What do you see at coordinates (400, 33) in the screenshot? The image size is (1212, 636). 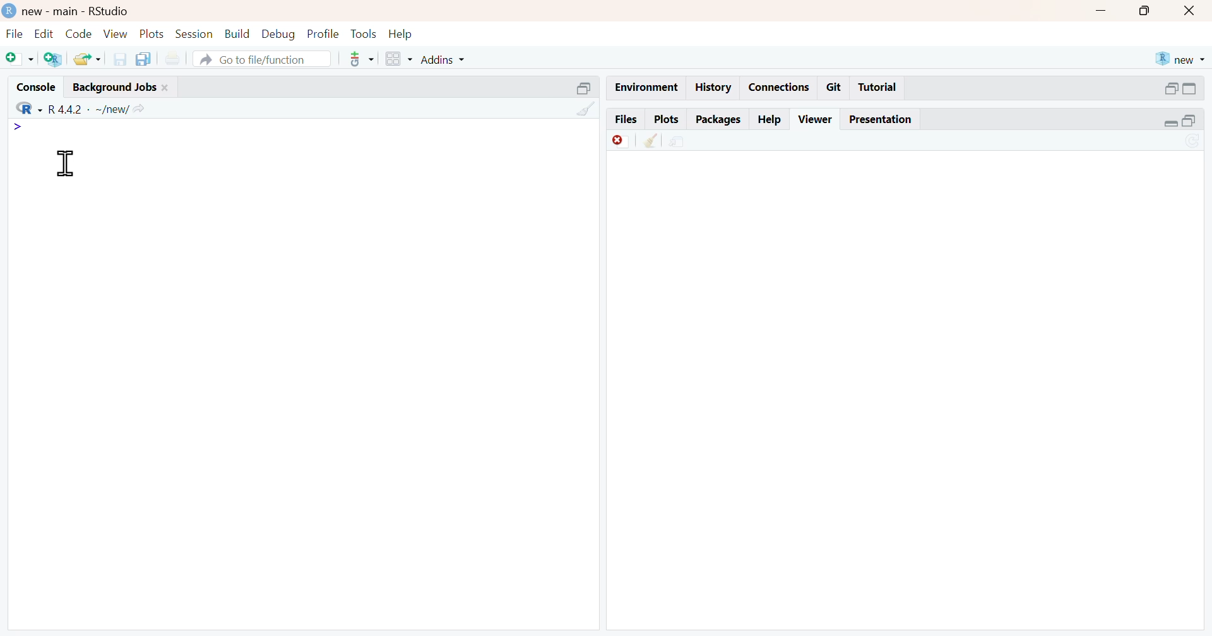 I see `help` at bounding box center [400, 33].